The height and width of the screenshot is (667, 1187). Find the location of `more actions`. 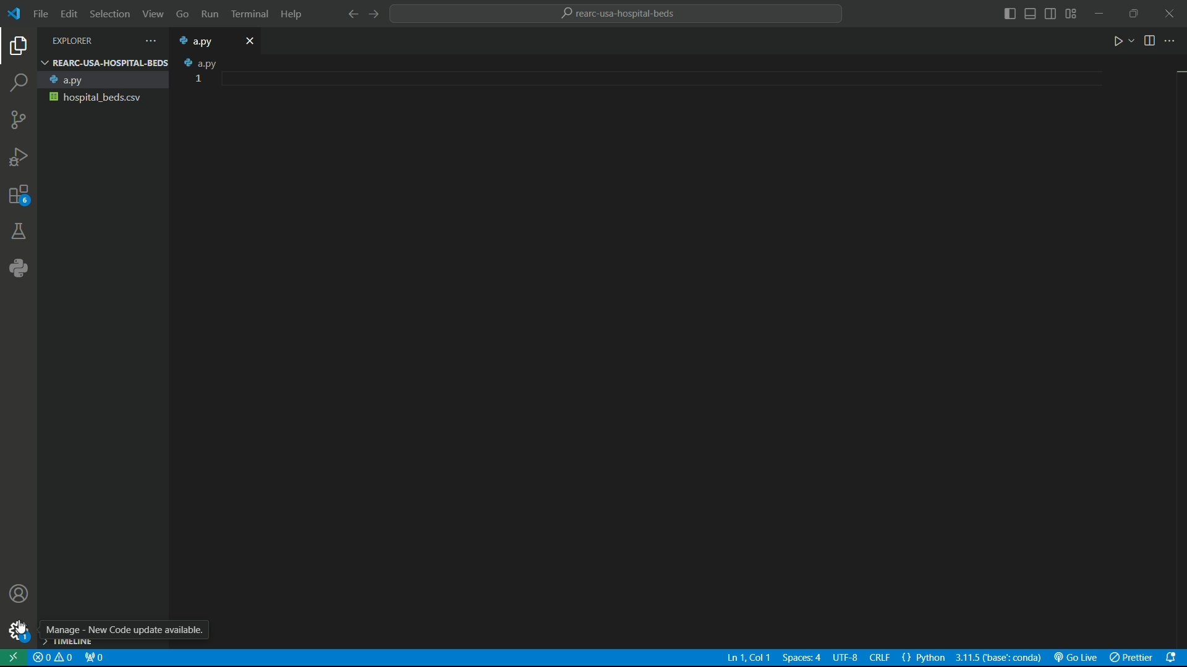

more actions is located at coordinates (148, 41).